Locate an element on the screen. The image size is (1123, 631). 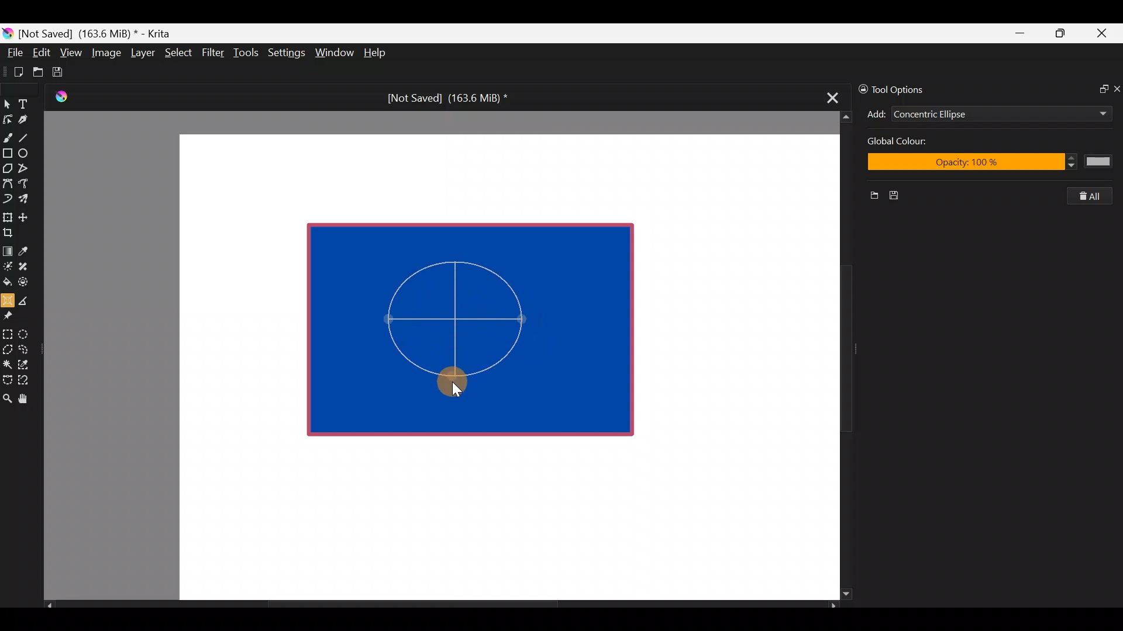
Draw a gradient is located at coordinates (7, 248).